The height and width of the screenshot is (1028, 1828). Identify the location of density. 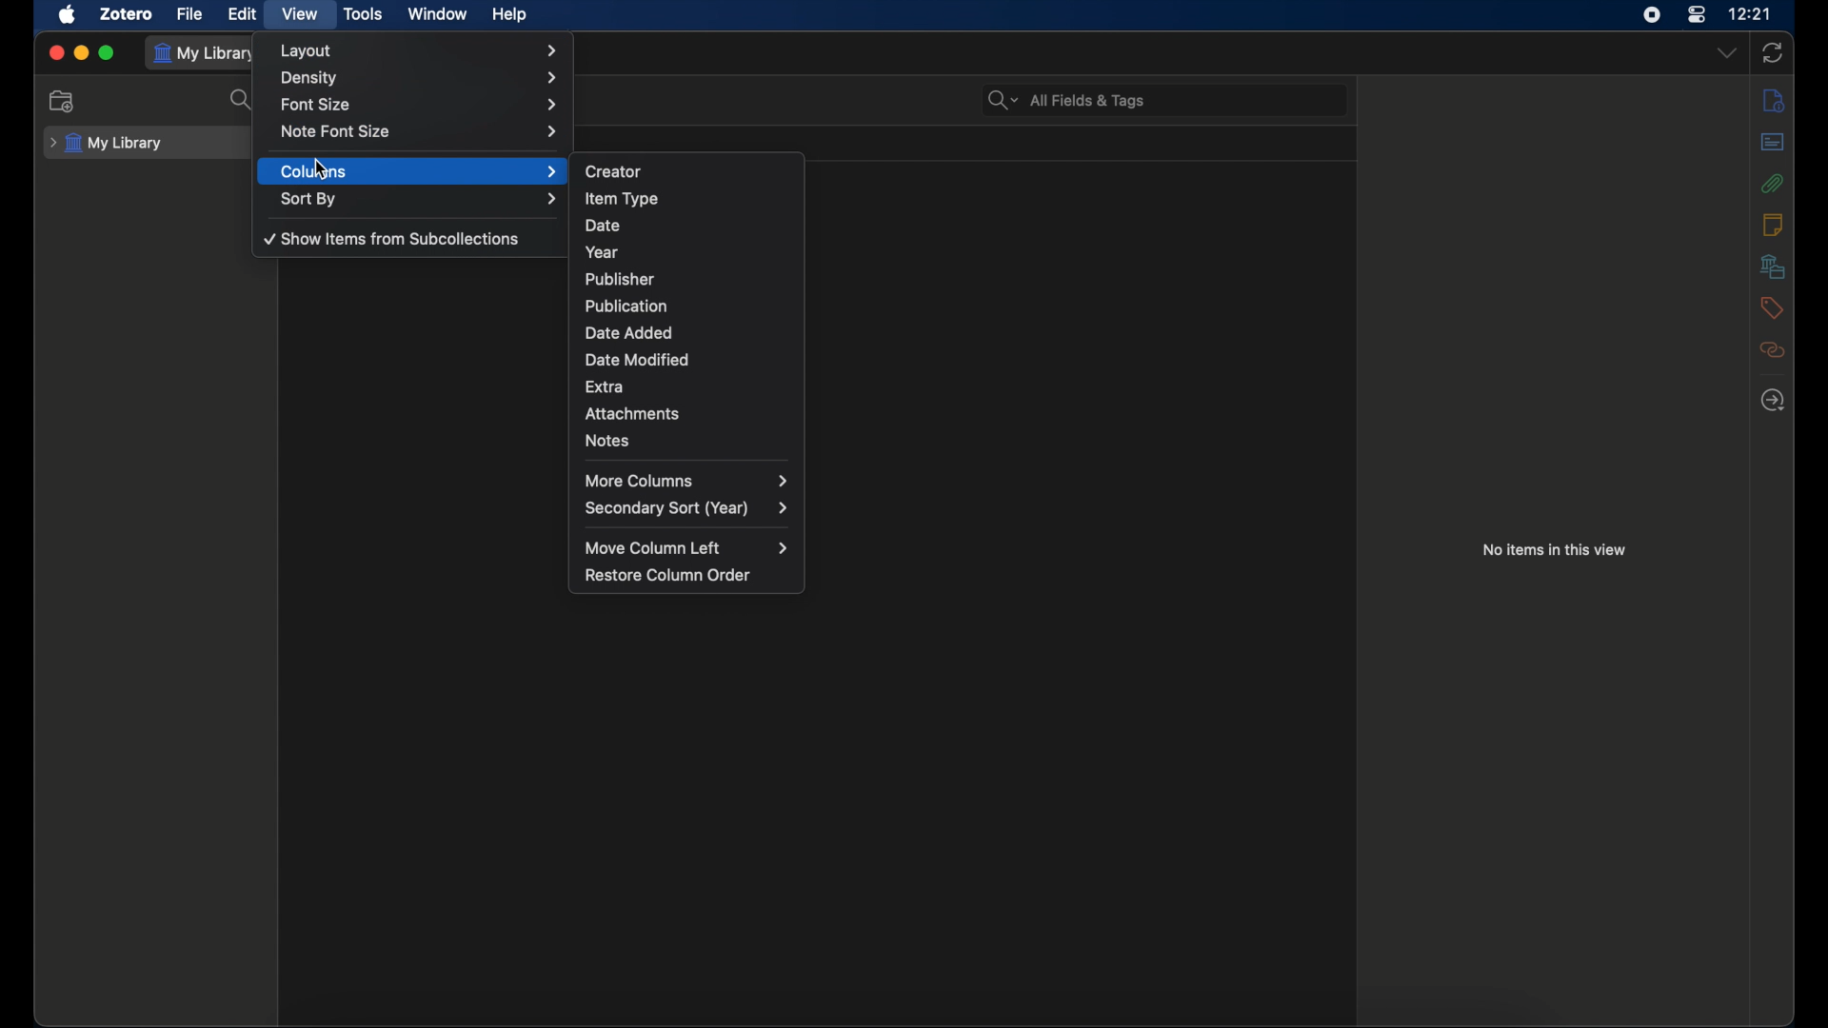
(421, 78).